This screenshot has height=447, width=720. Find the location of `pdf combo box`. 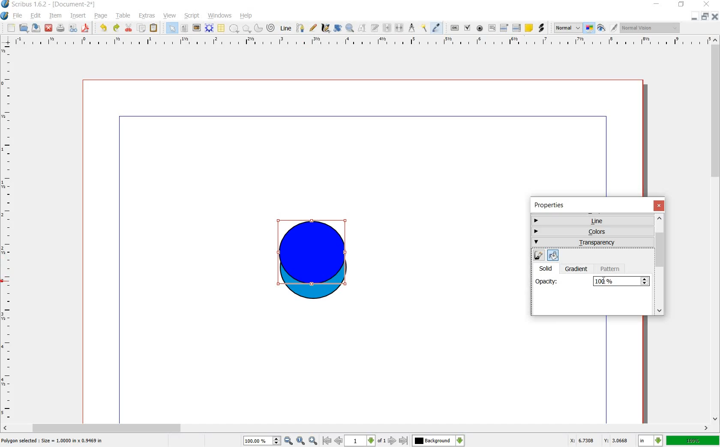

pdf combo box is located at coordinates (504, 28).